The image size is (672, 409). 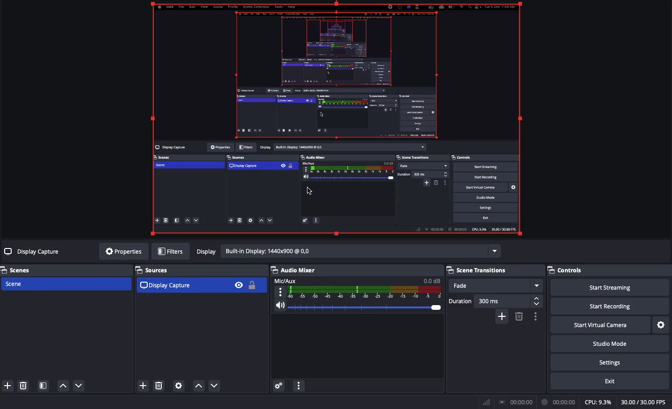 I want to click on add, so click(x=503, y=319).